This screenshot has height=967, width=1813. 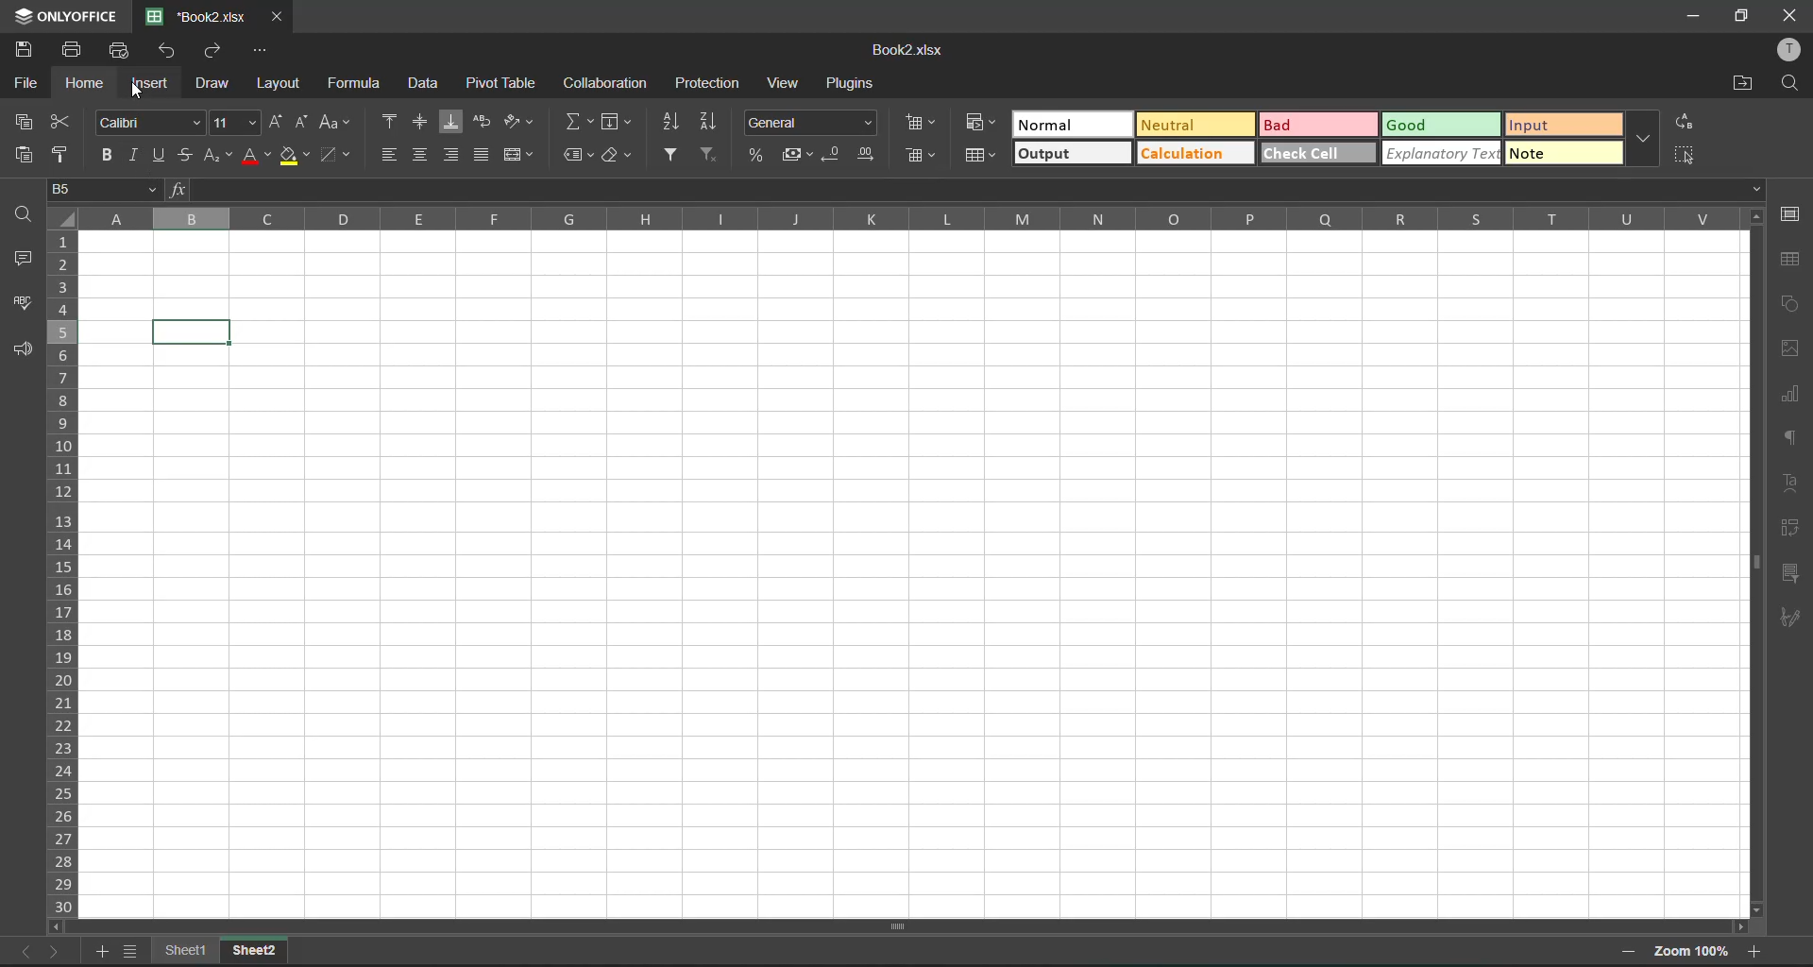 What do you see at coordinates (63, 14) in the screenshot?
I see `ONLY OFFICE` at bounding box center [63, 14].